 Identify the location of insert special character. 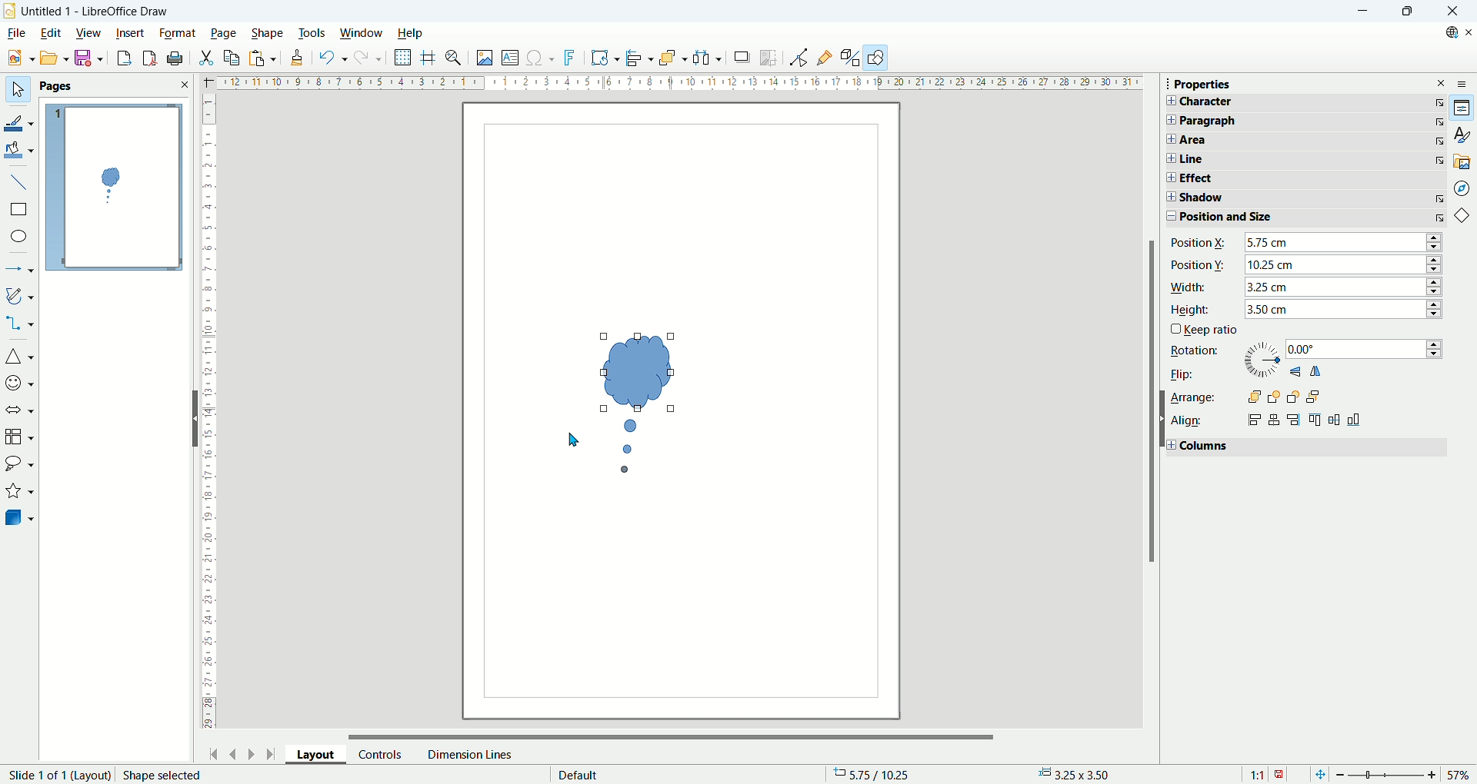
(542, 57).